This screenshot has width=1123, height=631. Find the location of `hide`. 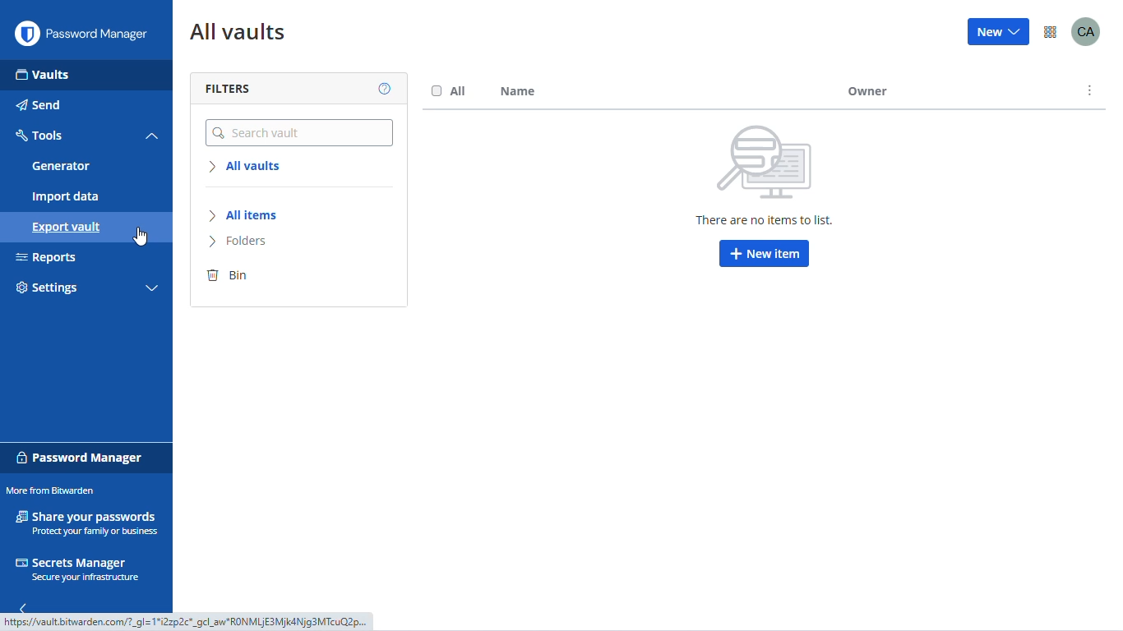

hide is located at coordinates (25, 606).